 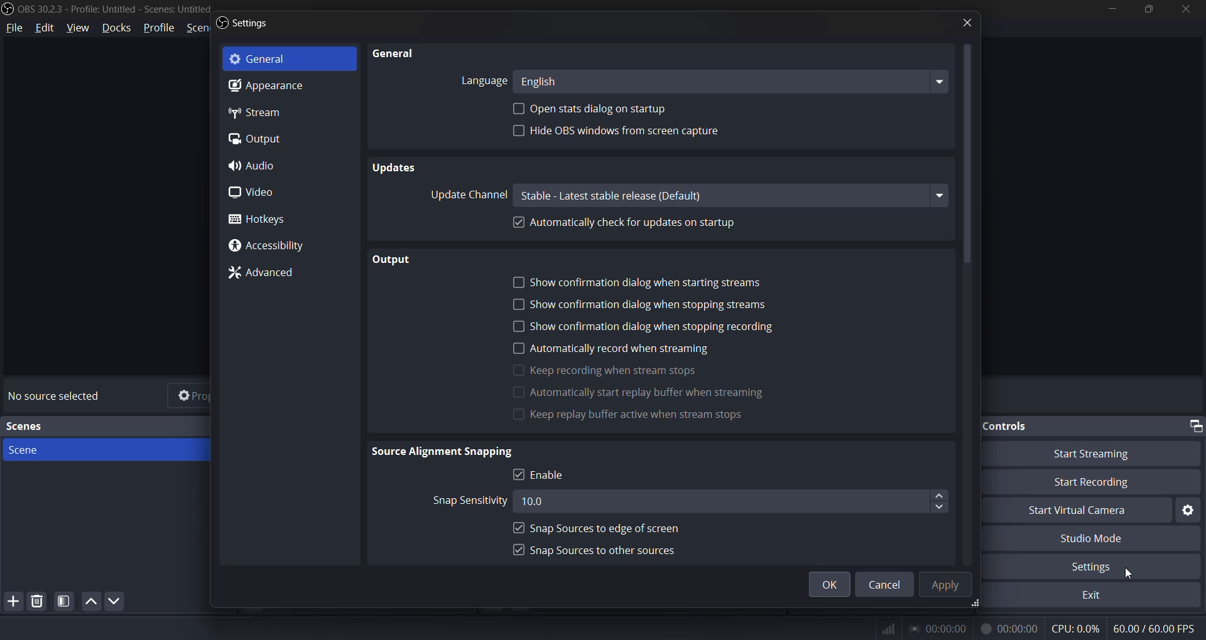 I want to click on start recording, so click(x=1095, y=485).